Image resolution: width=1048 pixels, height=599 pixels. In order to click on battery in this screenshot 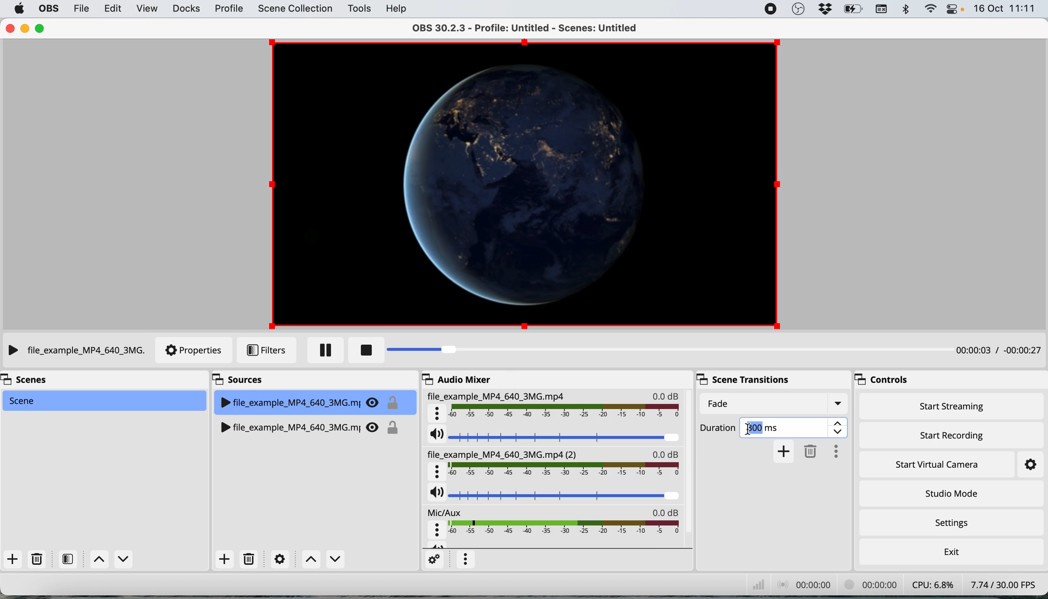, I will do `click(855, 11)`.